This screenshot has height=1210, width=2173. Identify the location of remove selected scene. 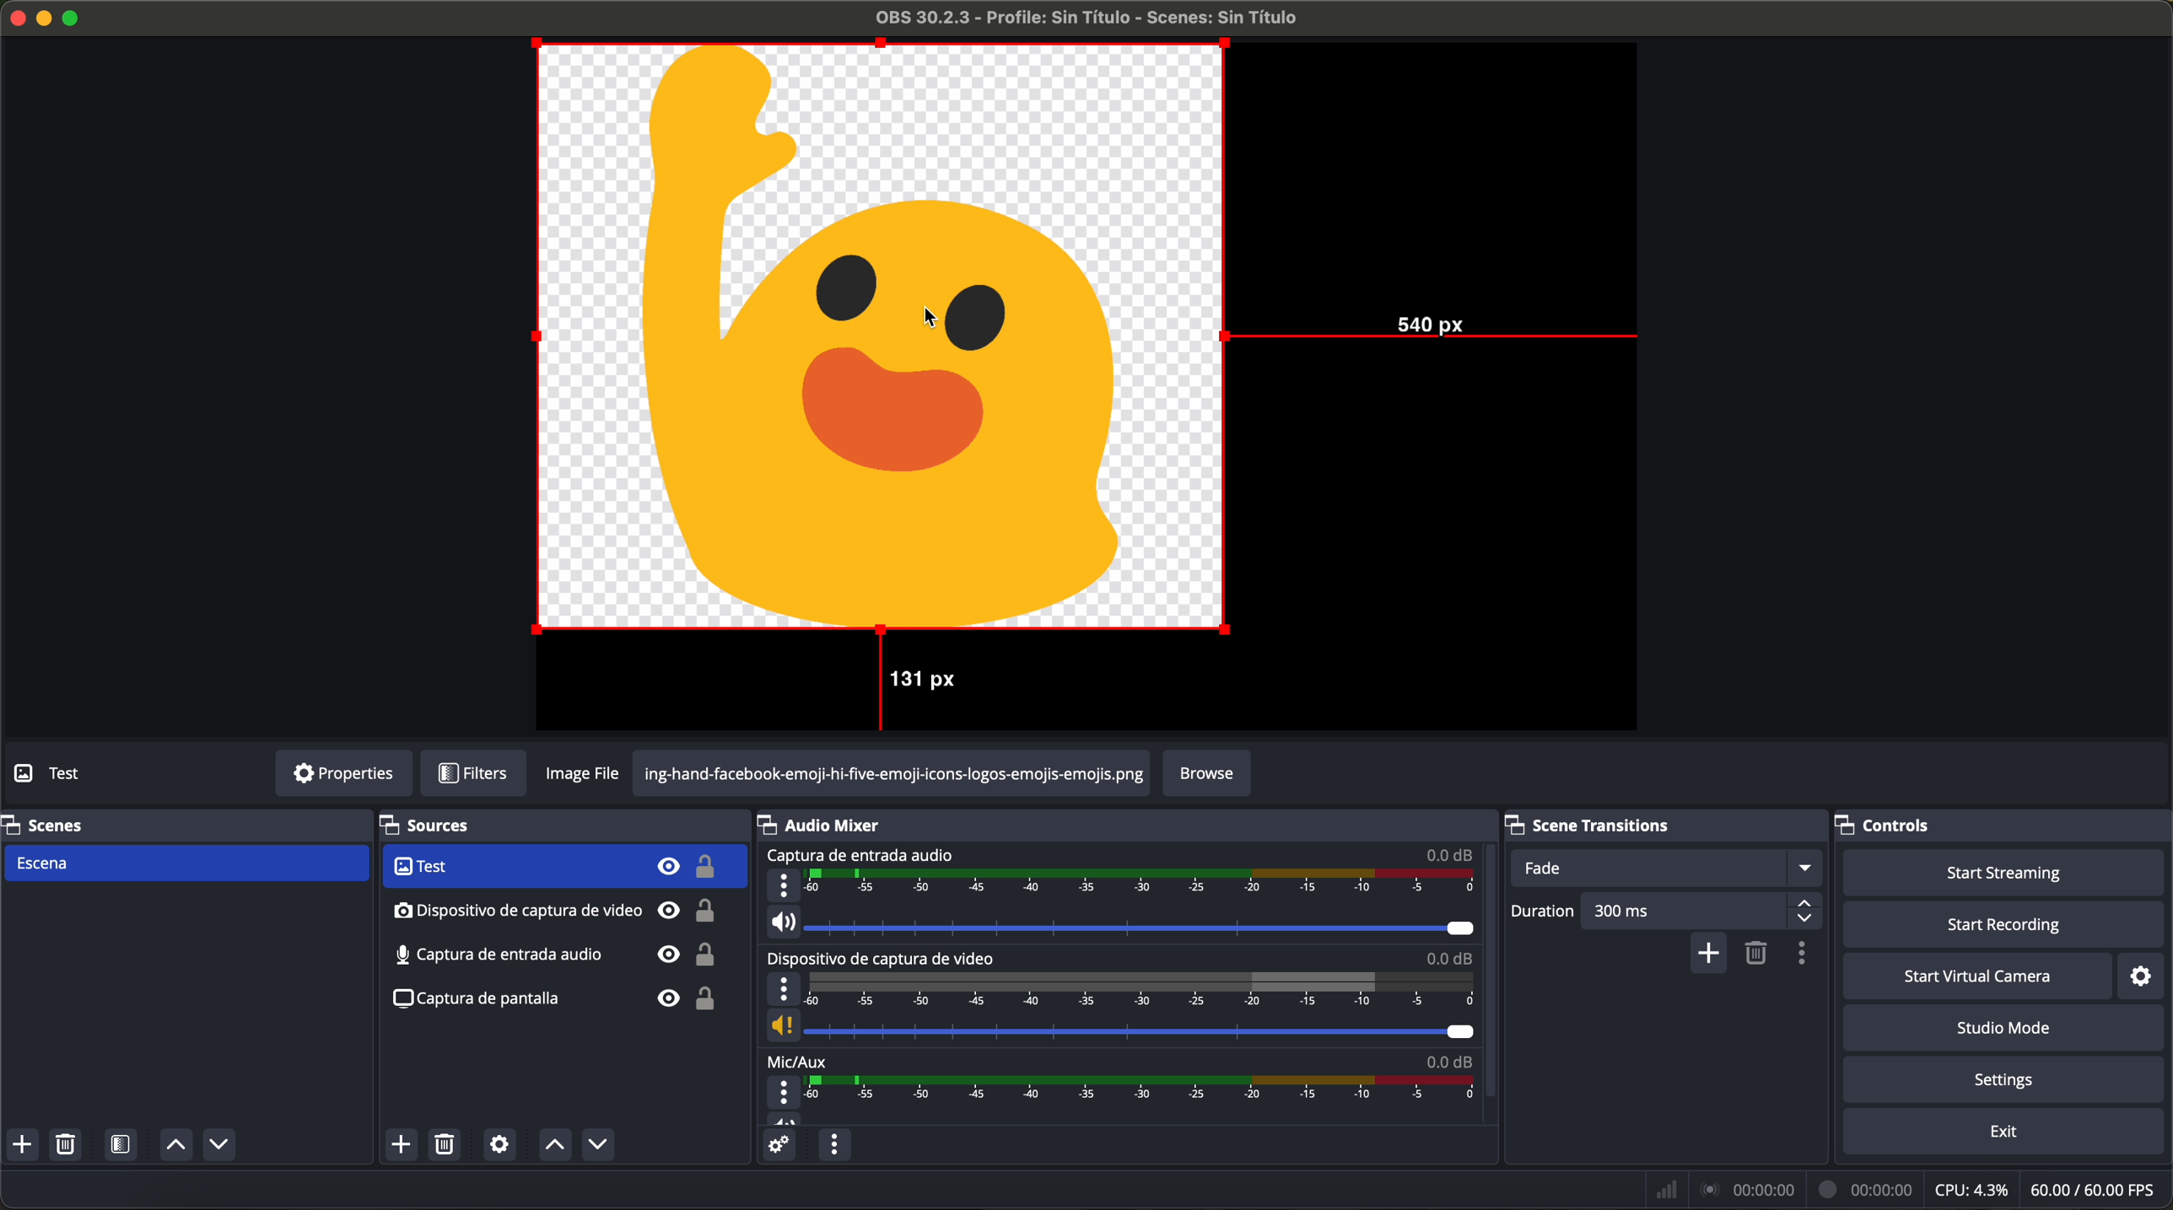
(65, 1145).